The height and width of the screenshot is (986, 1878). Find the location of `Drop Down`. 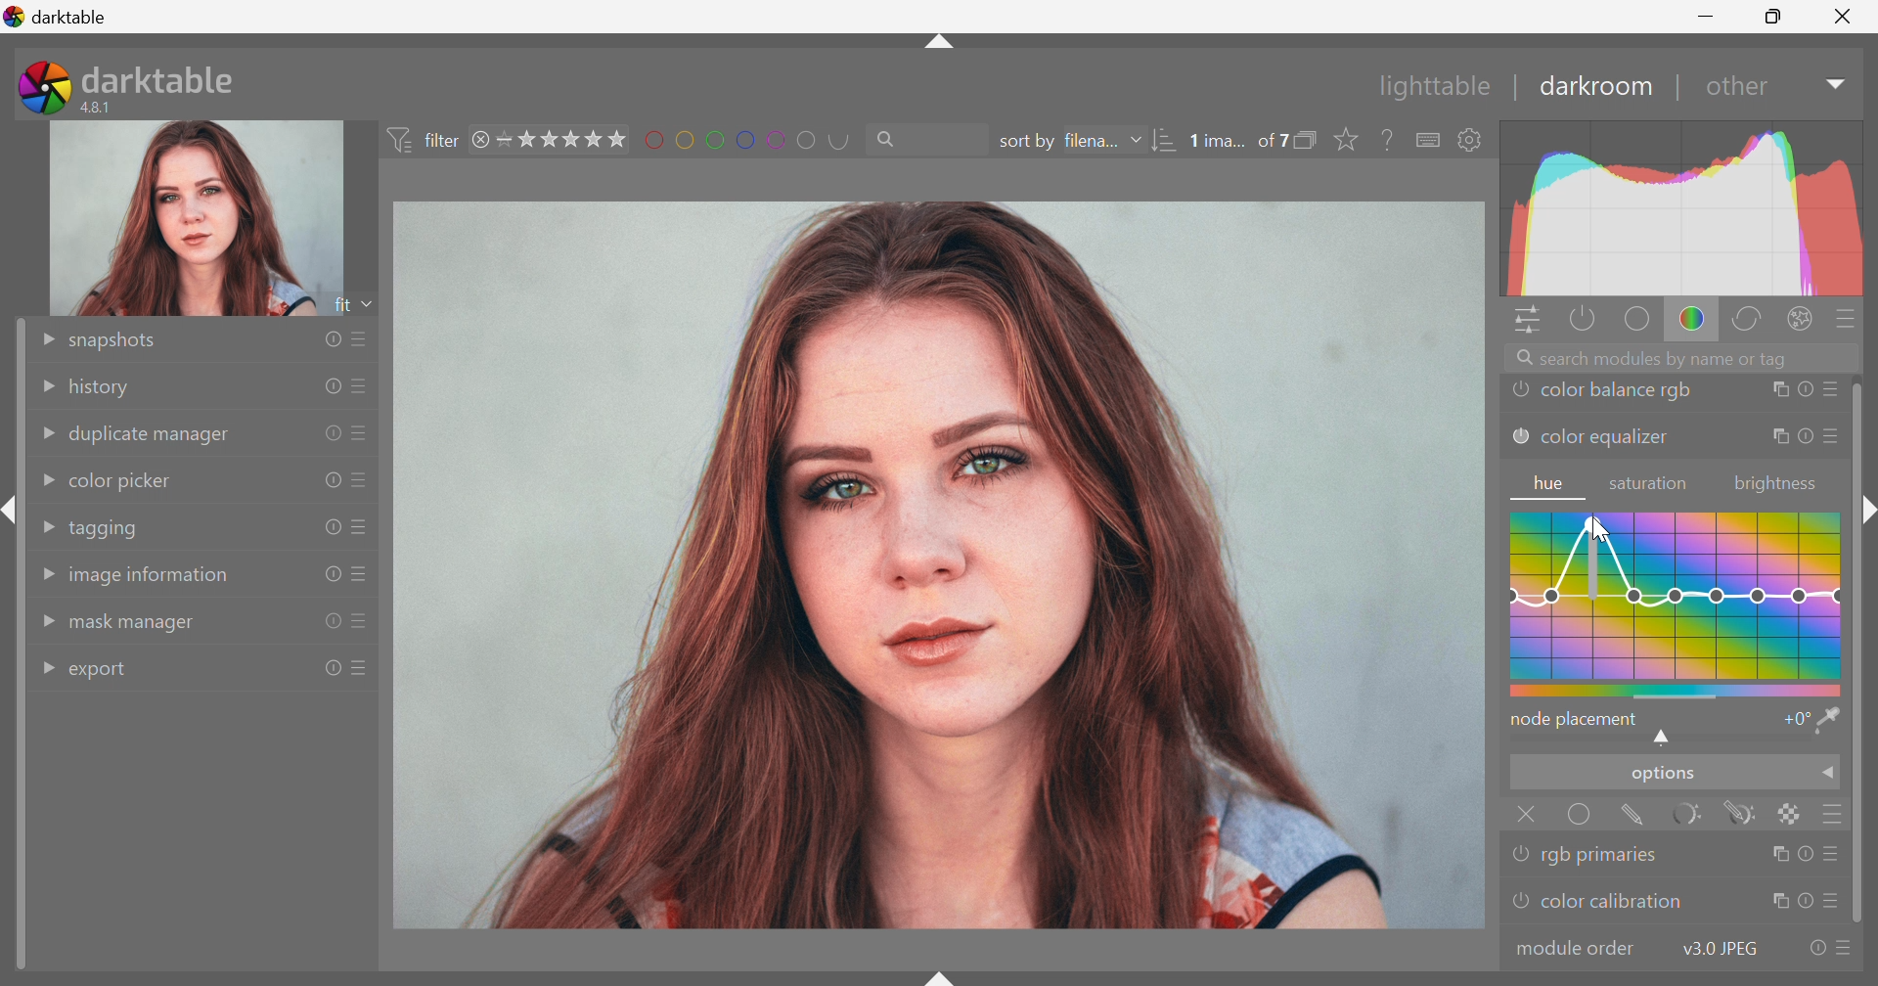

Drop Down is located at coordinates (46, 622).